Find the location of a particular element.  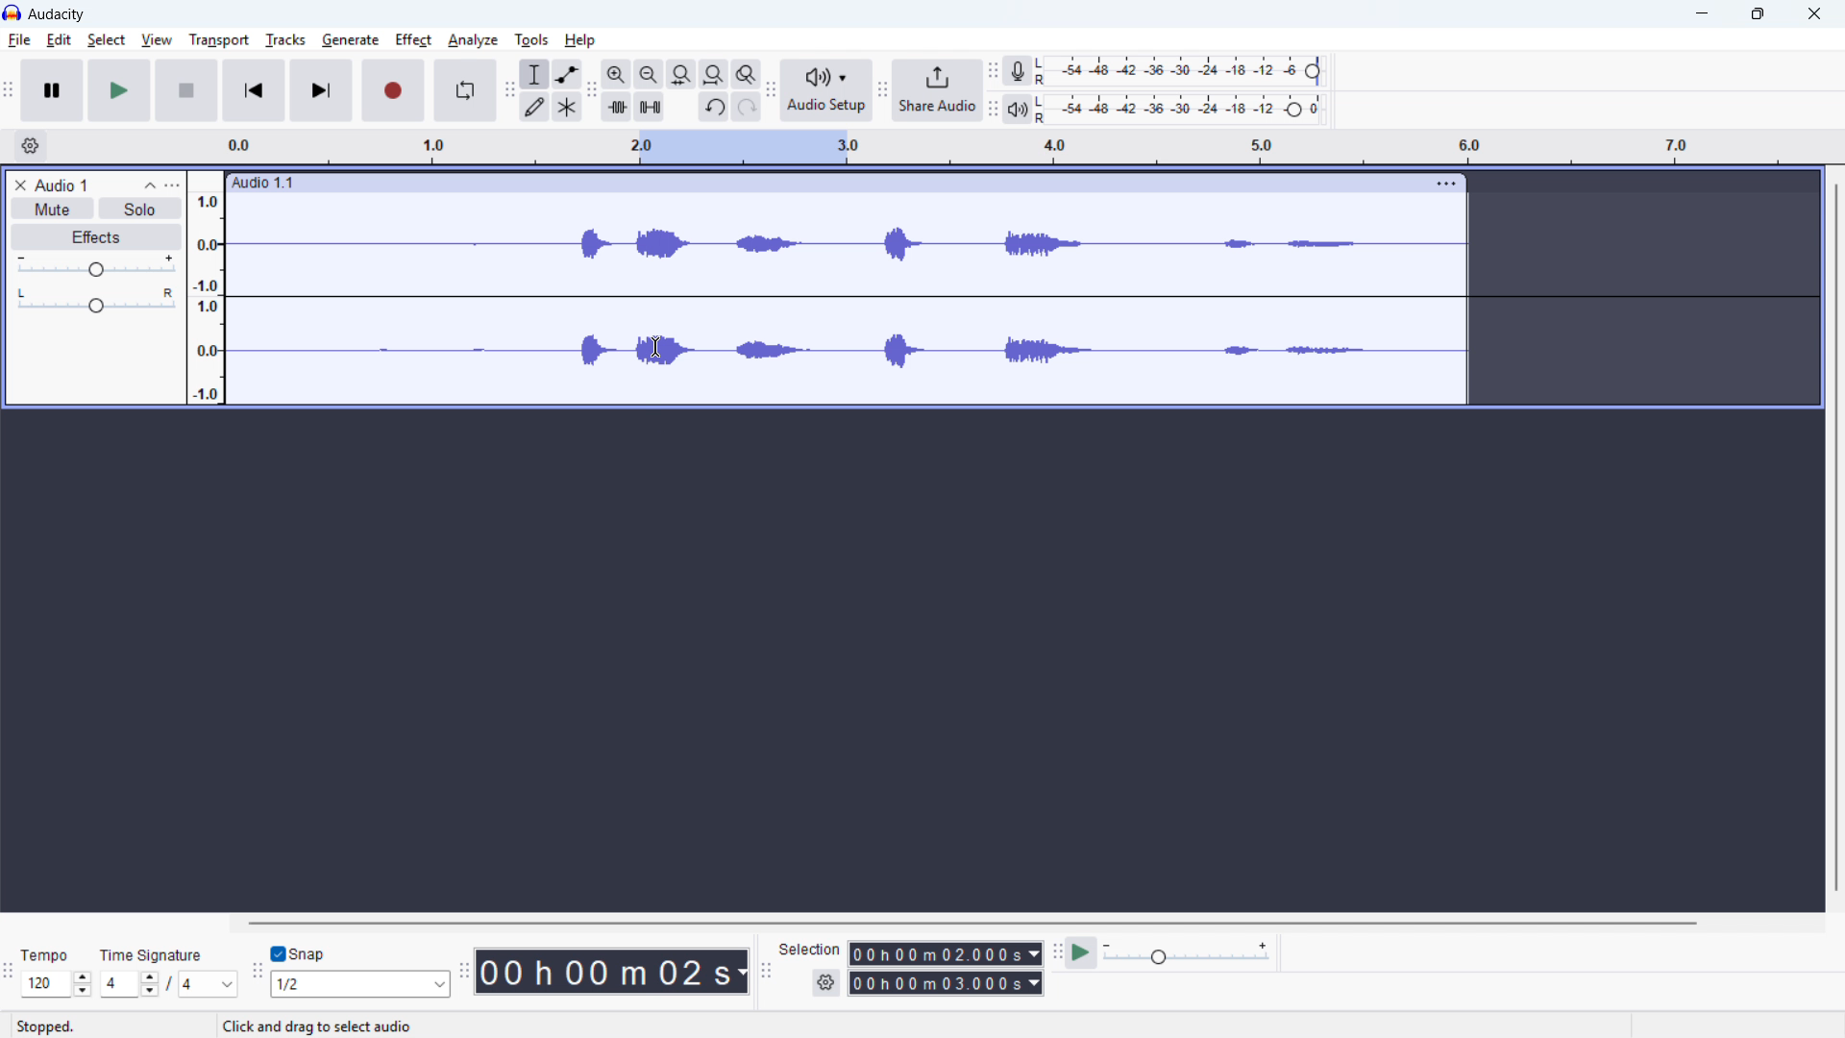

Selection end time is located at coordinates (948, 983).